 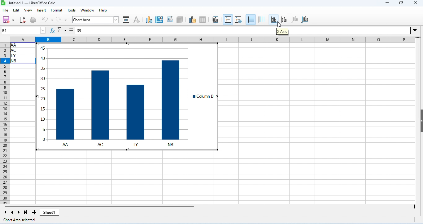 What do you see at coordinates (62, 30) in the screenshot?
I see `select function` at bounding box center [62, 30].